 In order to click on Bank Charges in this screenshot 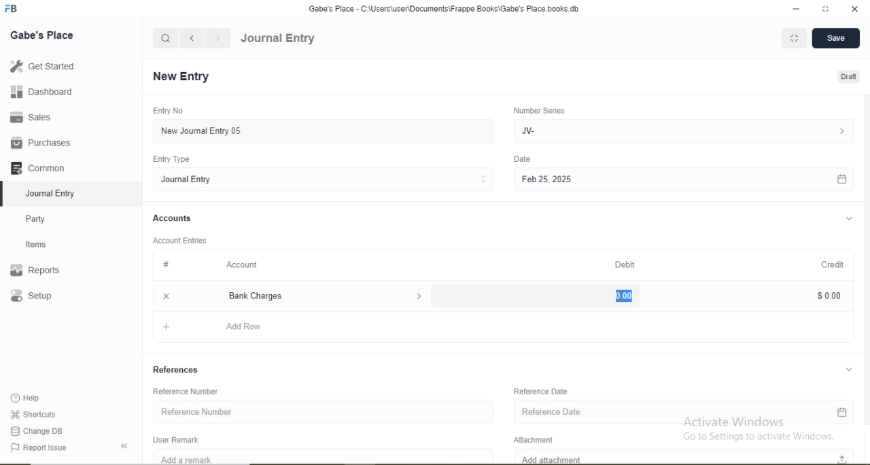, I will do `click(324, 296)`.